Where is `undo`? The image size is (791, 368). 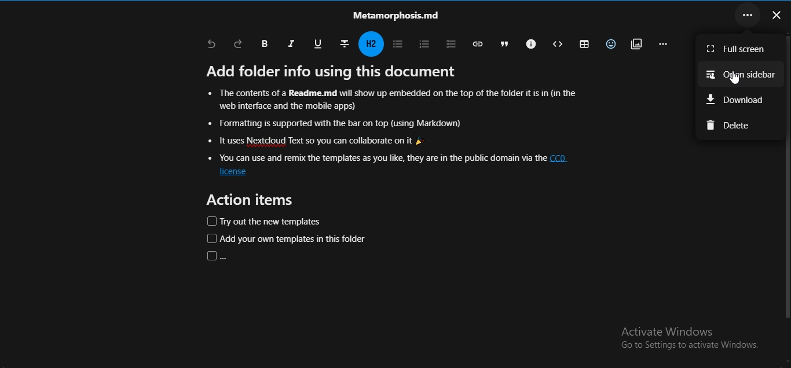 undo is located at coordinates (213, 44).